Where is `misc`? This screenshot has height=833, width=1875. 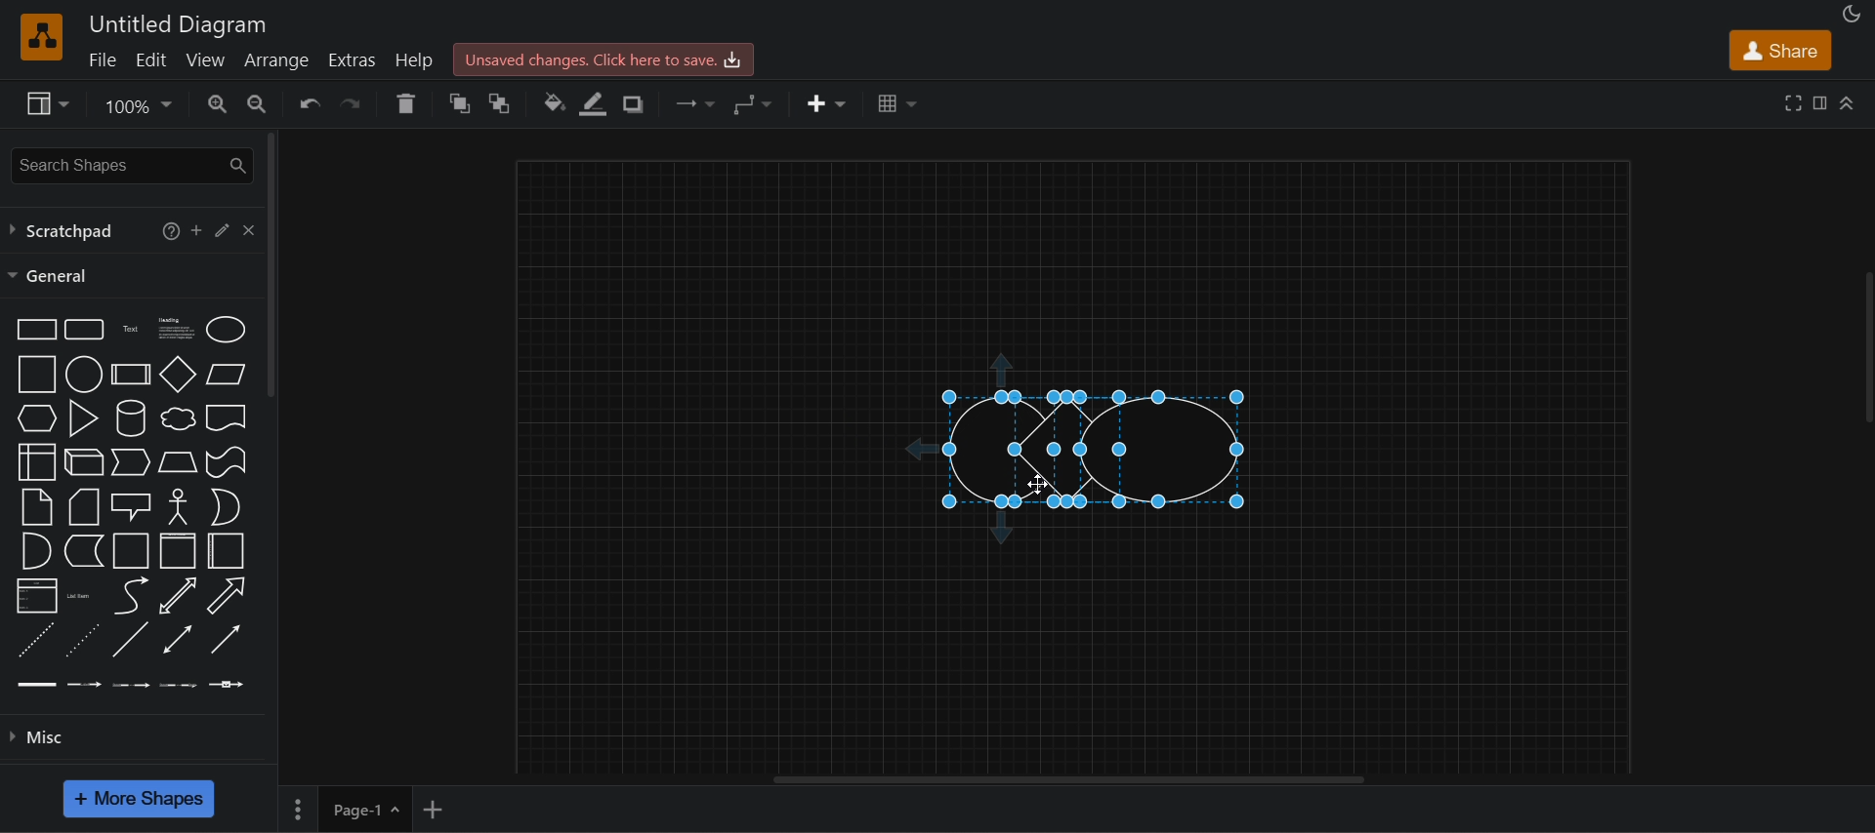 misc is located at coordinates (141, 734).